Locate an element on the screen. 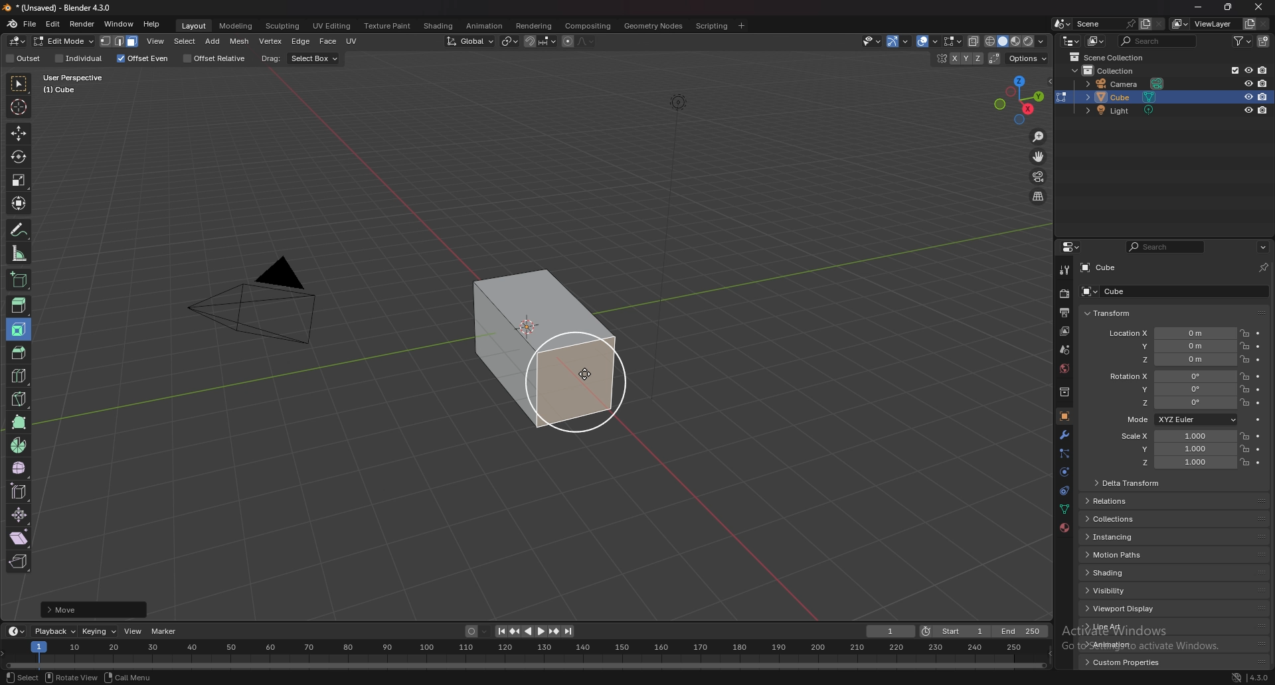 The height and width of the screenshot is (685, 1275). jump to endpoint is located at coordinates (499, 631).